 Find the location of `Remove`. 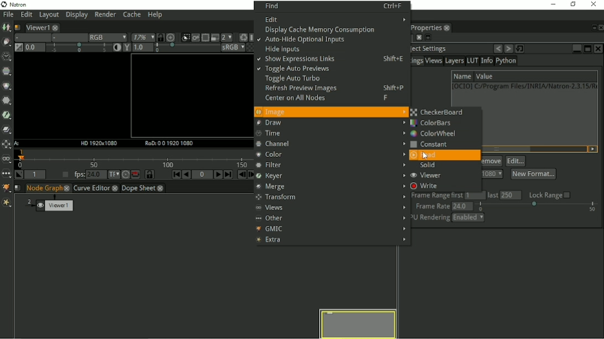

Remove is located at coordinates (492, 161).